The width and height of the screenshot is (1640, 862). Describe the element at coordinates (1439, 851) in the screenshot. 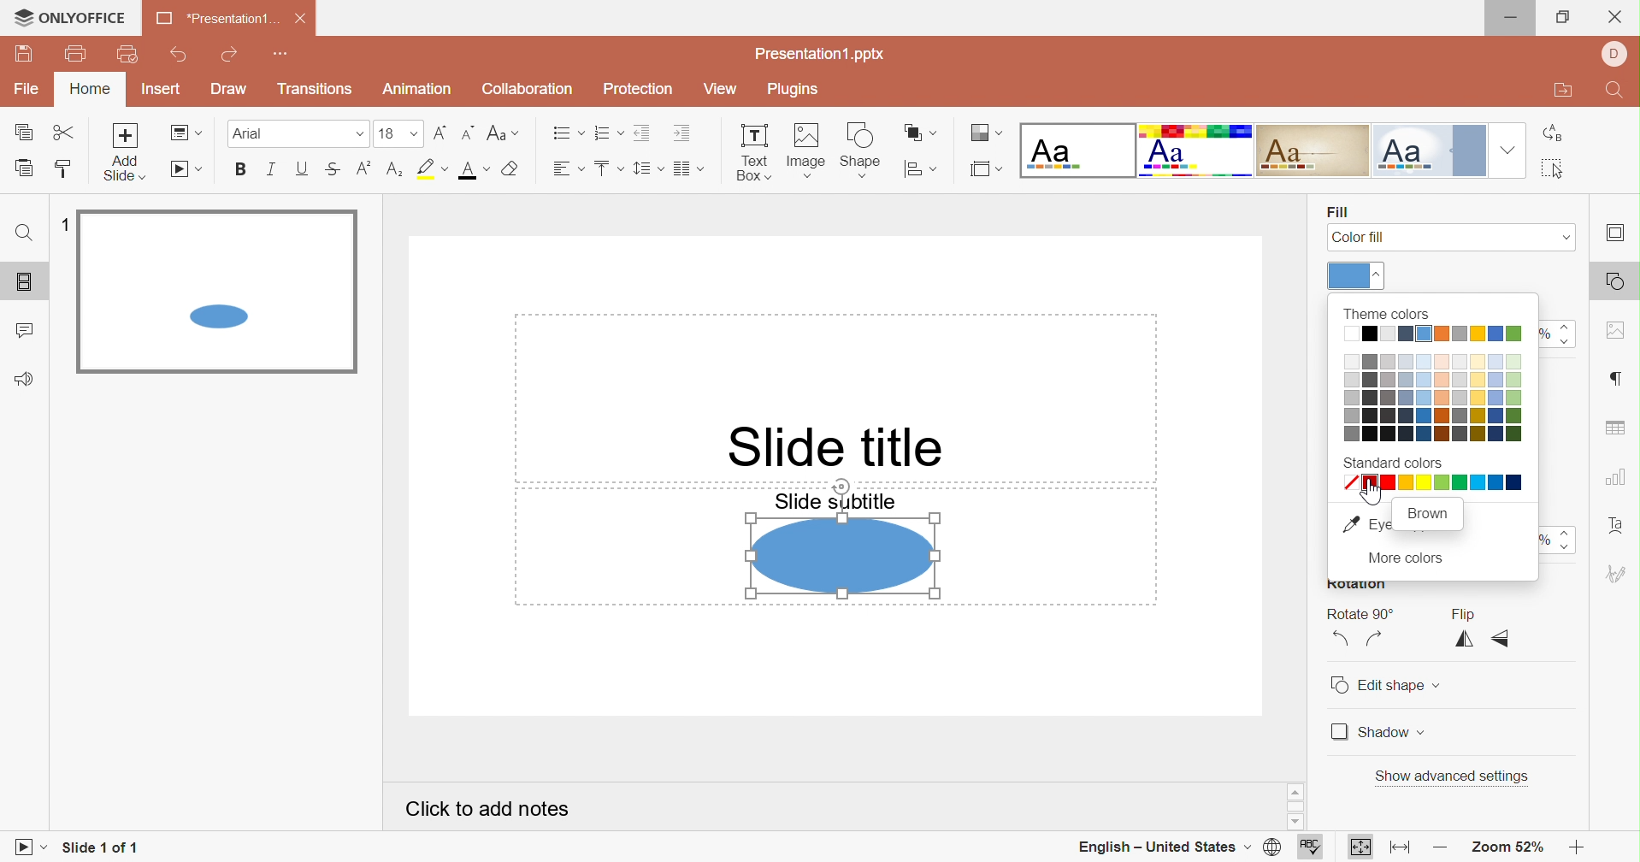

I see `Zoom out` at that location.